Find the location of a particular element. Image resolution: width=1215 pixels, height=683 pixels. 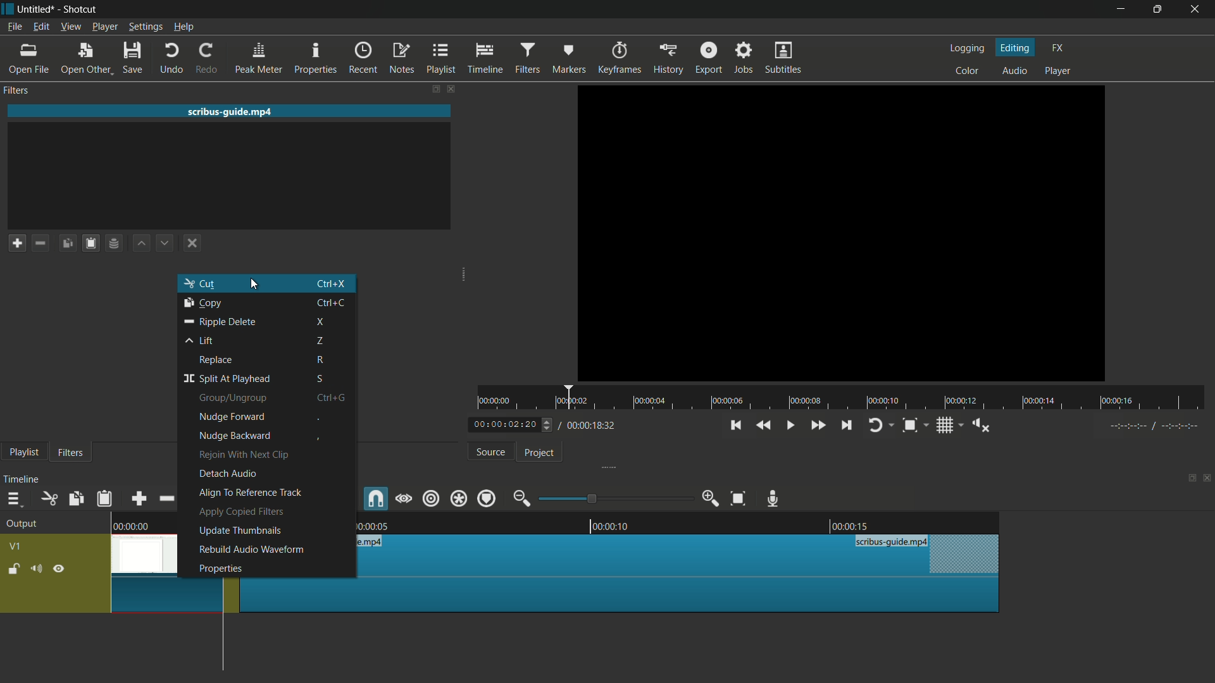

v1 is located at coordinates (16, 546).